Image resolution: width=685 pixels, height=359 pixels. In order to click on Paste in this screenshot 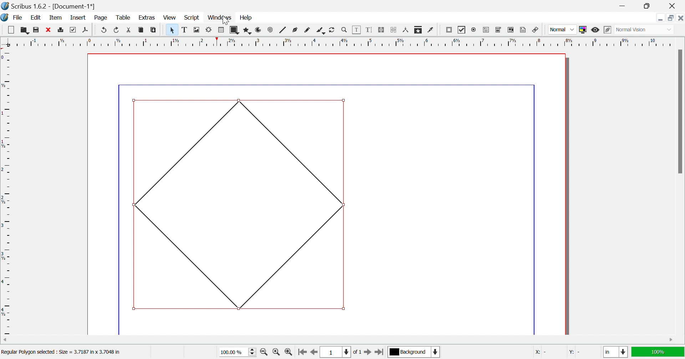, I will do `click(154, 30)`.